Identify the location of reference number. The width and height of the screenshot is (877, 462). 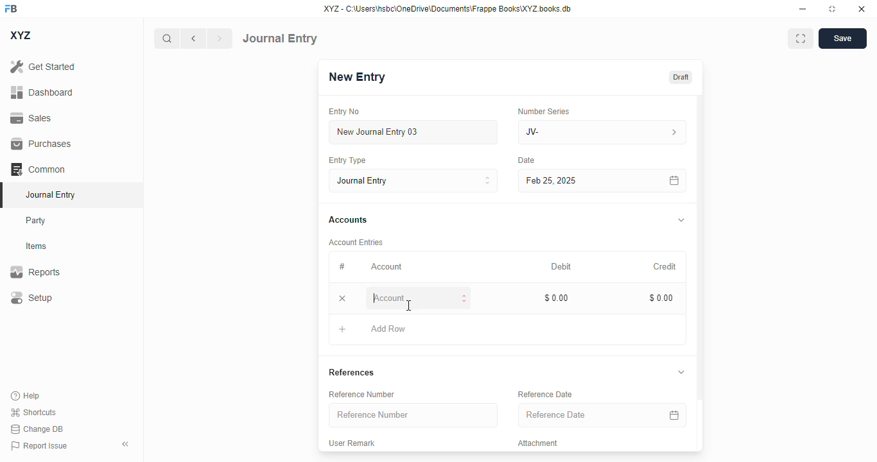
(413, 415).